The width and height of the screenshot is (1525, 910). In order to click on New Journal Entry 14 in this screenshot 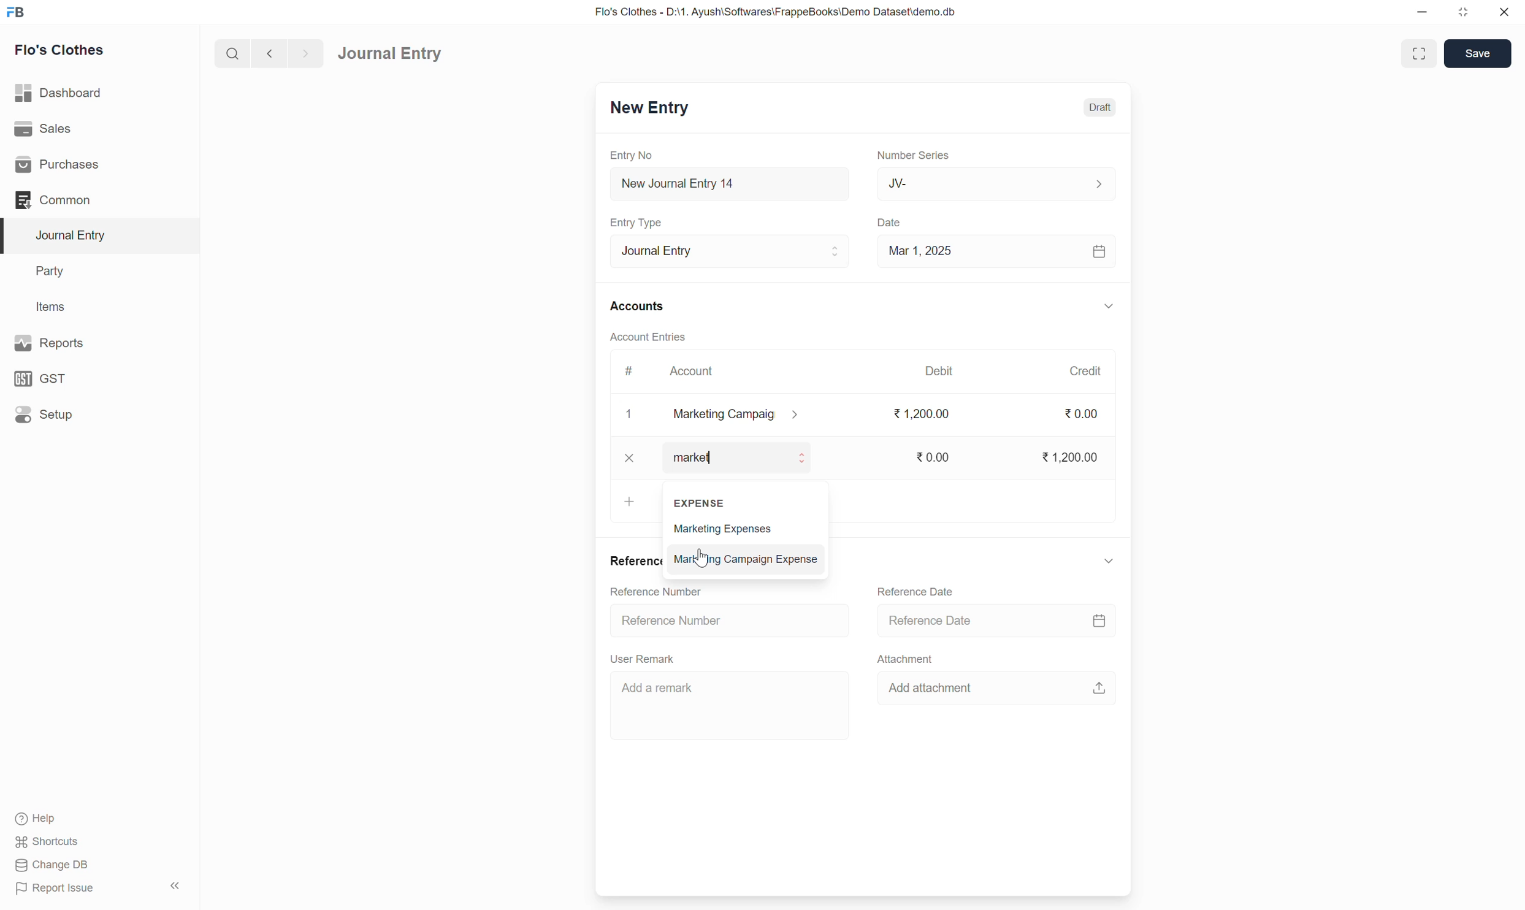, I will do `click(700, 184)`.